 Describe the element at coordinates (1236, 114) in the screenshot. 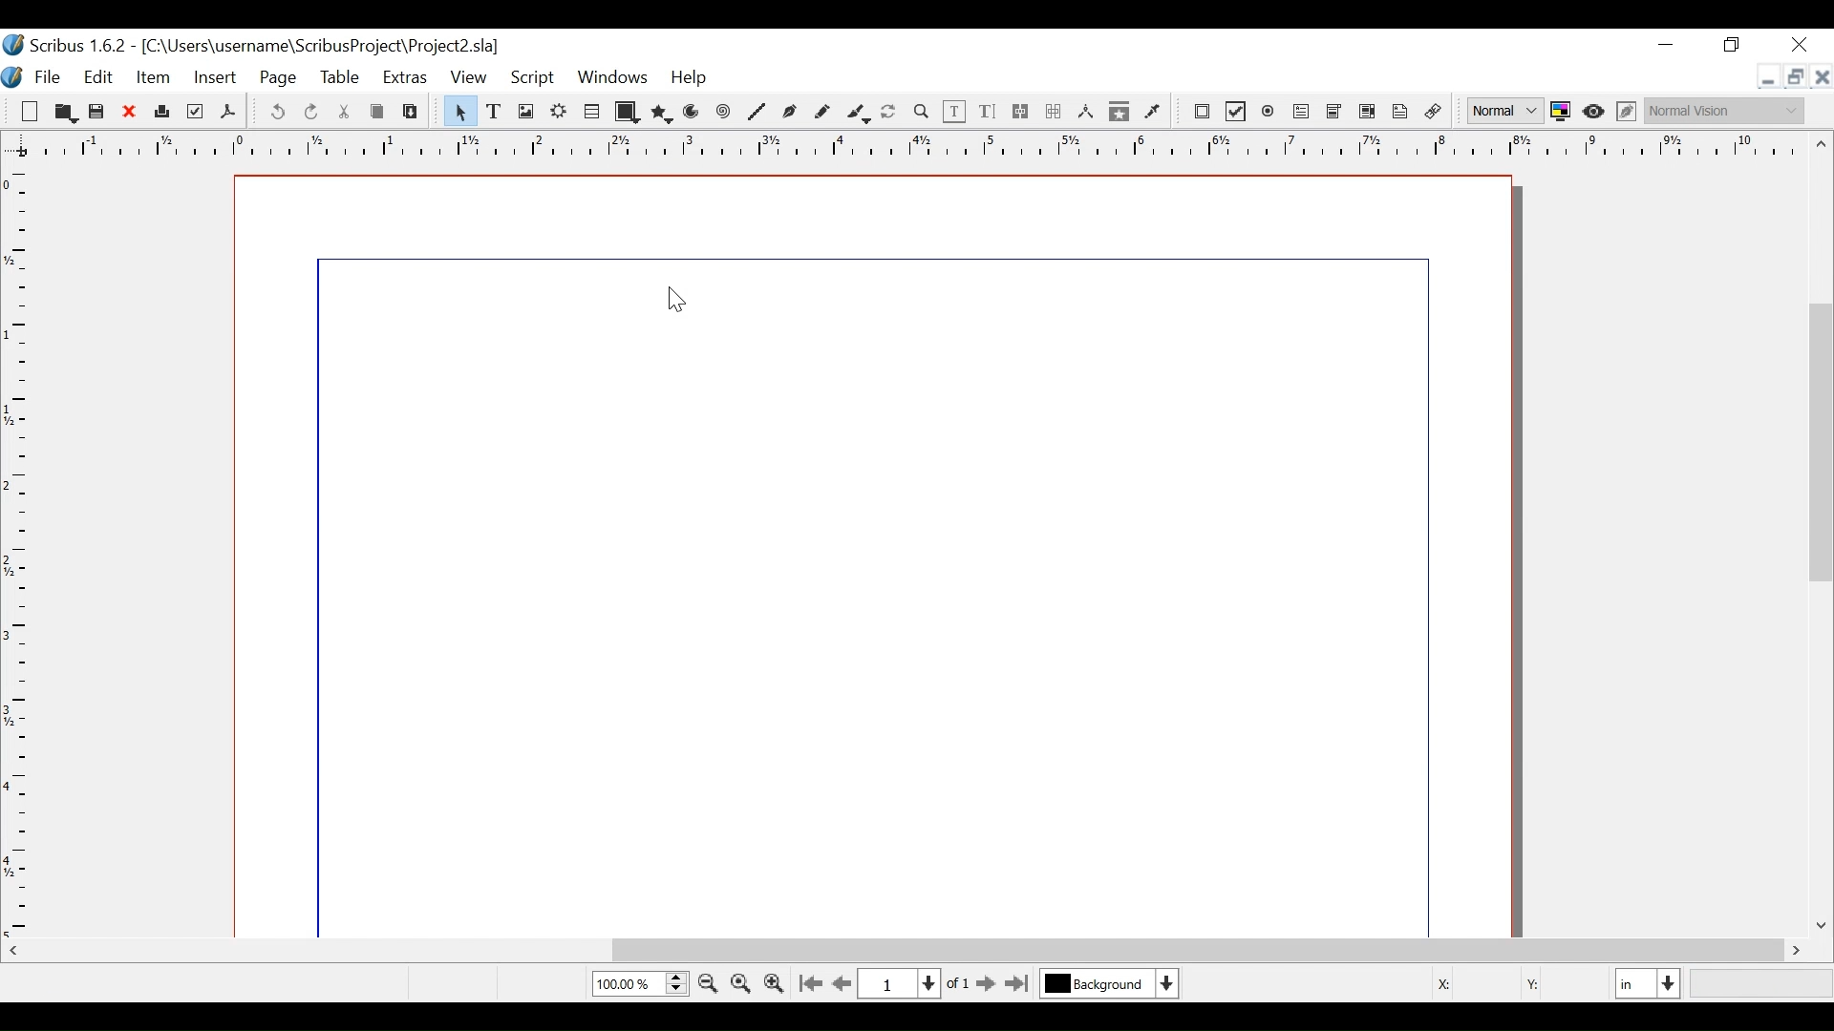

I see `PDF Check Box` at that location.